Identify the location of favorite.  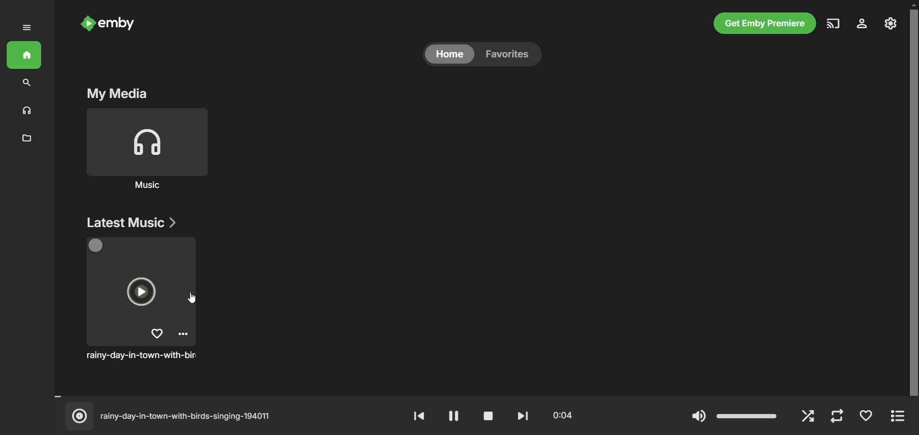
(157, 334).